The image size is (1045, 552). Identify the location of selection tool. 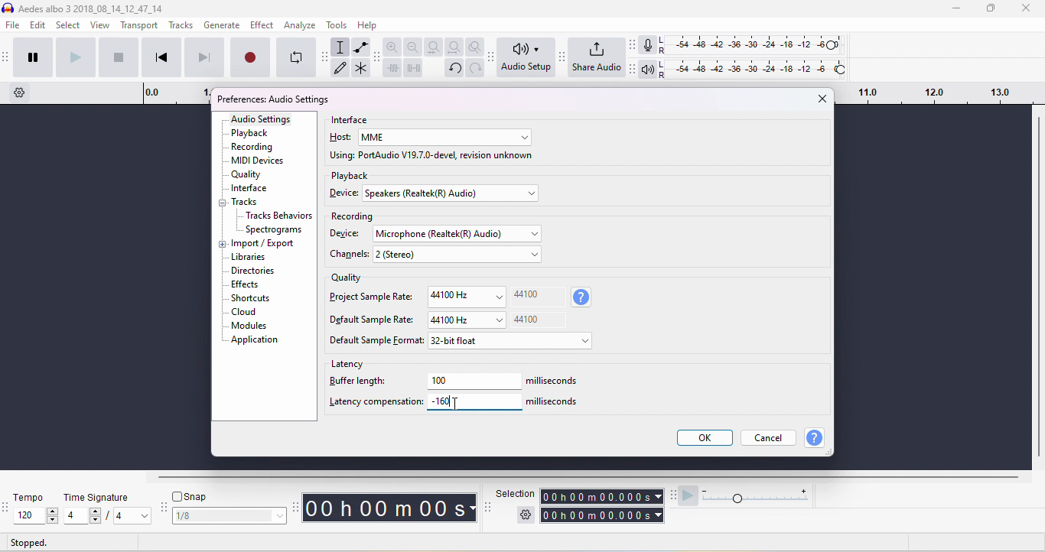
(341, 47).